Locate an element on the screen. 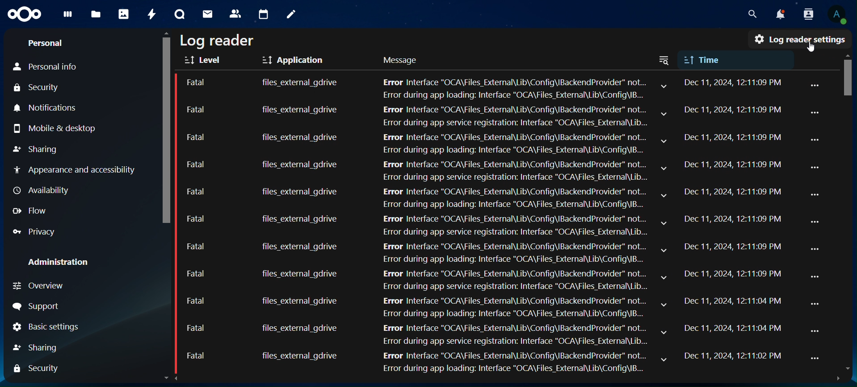 This screenshot has height=387, width=857. filter is located at coordinates (667, 60).